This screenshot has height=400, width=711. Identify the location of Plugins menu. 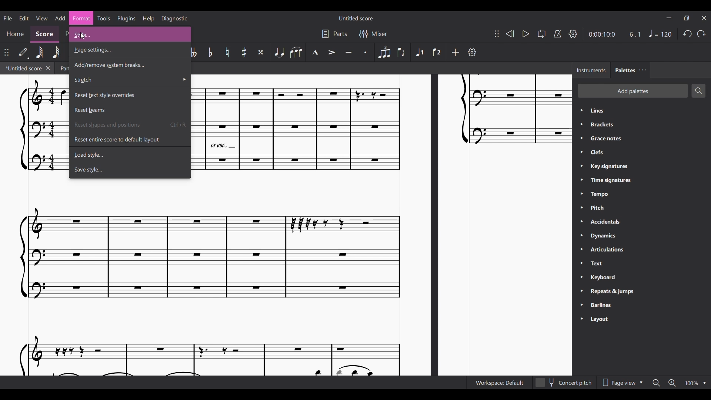
(127, 19).